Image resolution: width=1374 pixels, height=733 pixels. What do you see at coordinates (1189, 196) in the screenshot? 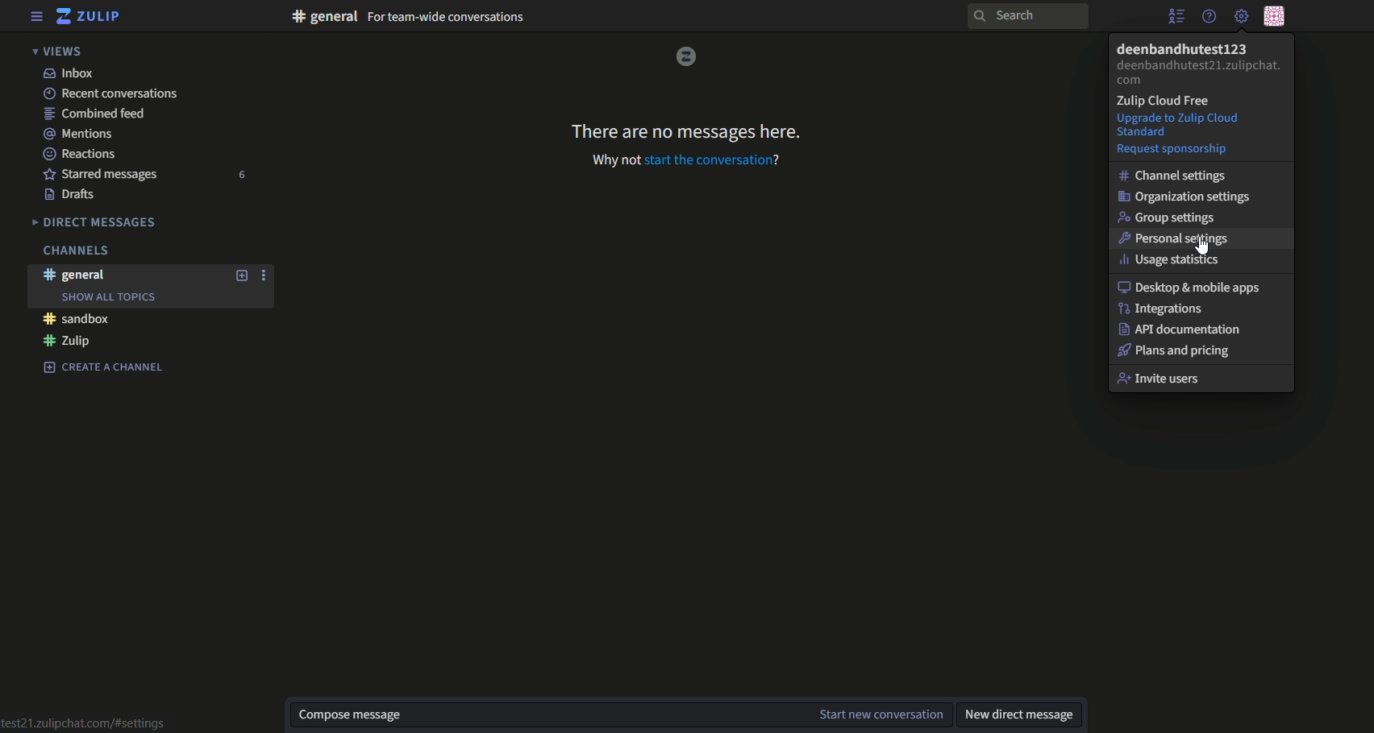
I see `Organization Settings` at bounding box center [1189, 196].